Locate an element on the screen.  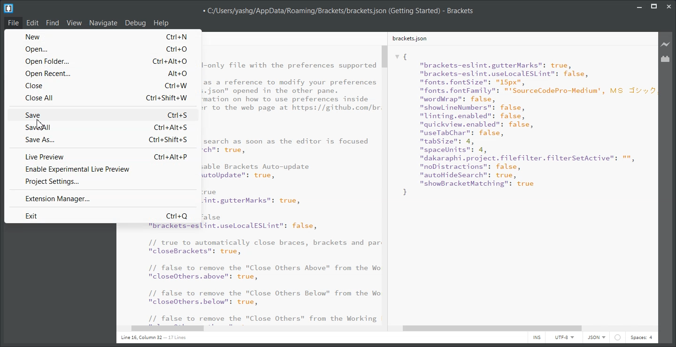
Icon is located at coordinates (618, 338).